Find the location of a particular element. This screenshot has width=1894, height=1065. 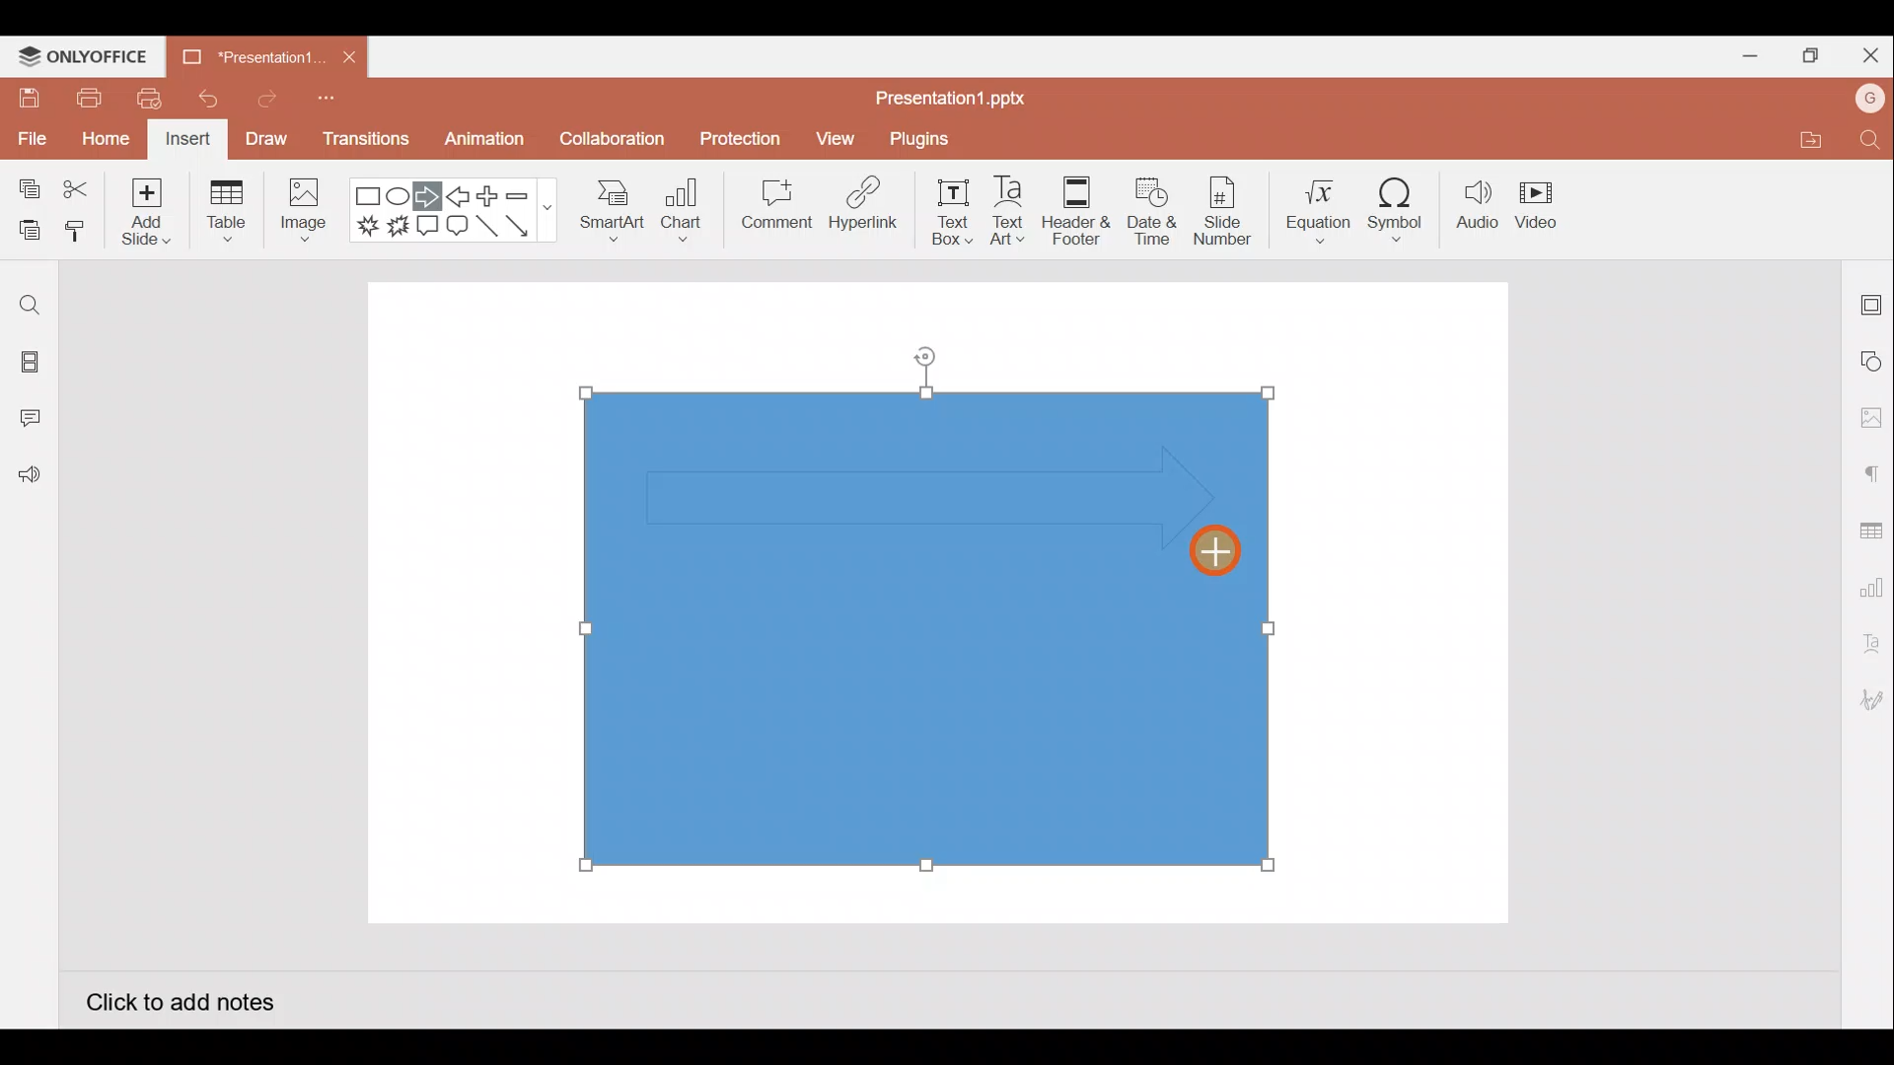

Transitions is located at coordinates (367, 144).